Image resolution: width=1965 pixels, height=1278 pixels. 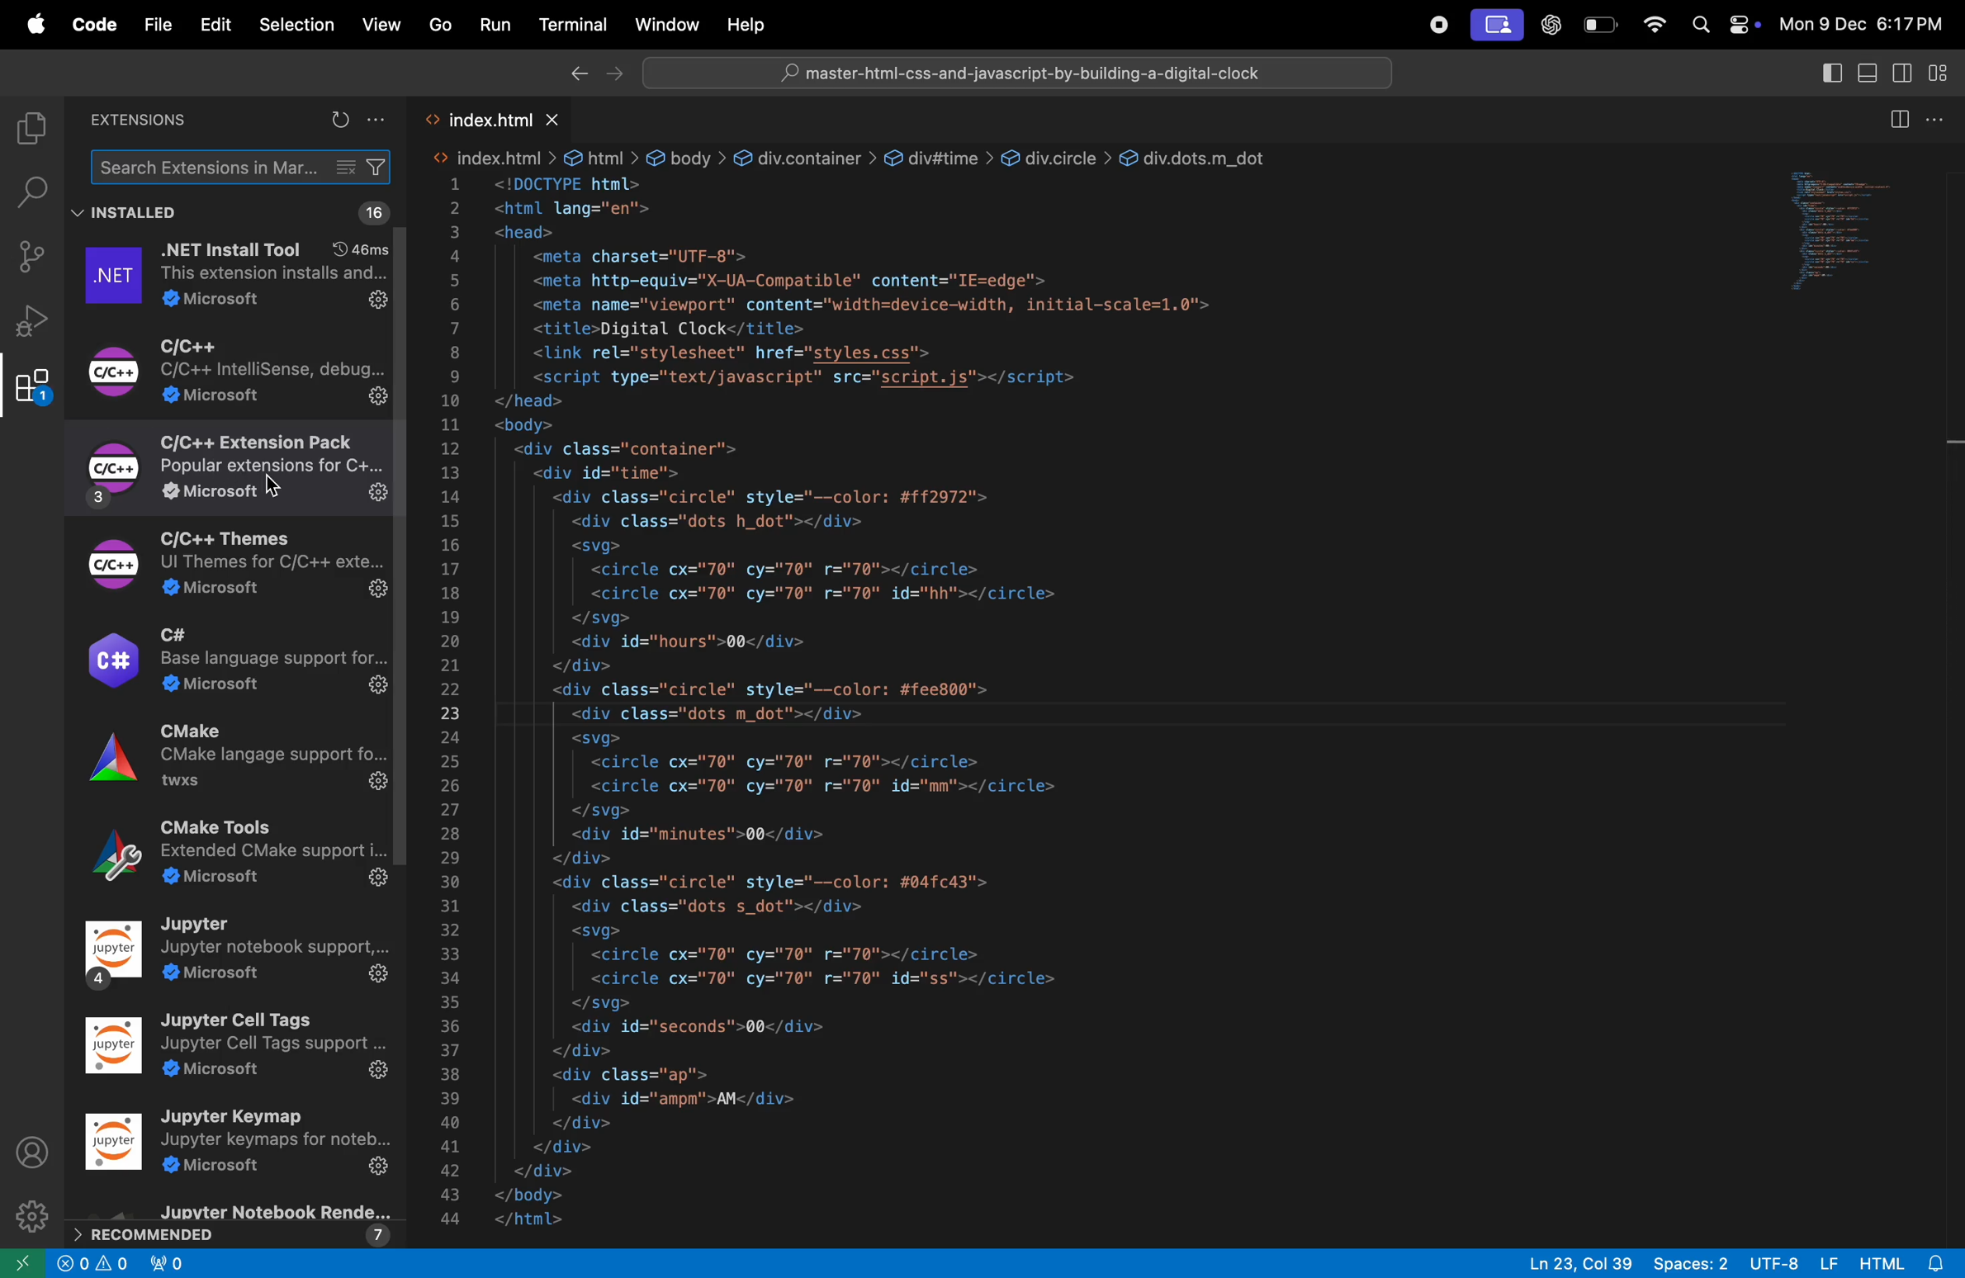 What do you see at coordinates (382, 121) in the screenshot?
I see `options` at bounding box center [382, 121].